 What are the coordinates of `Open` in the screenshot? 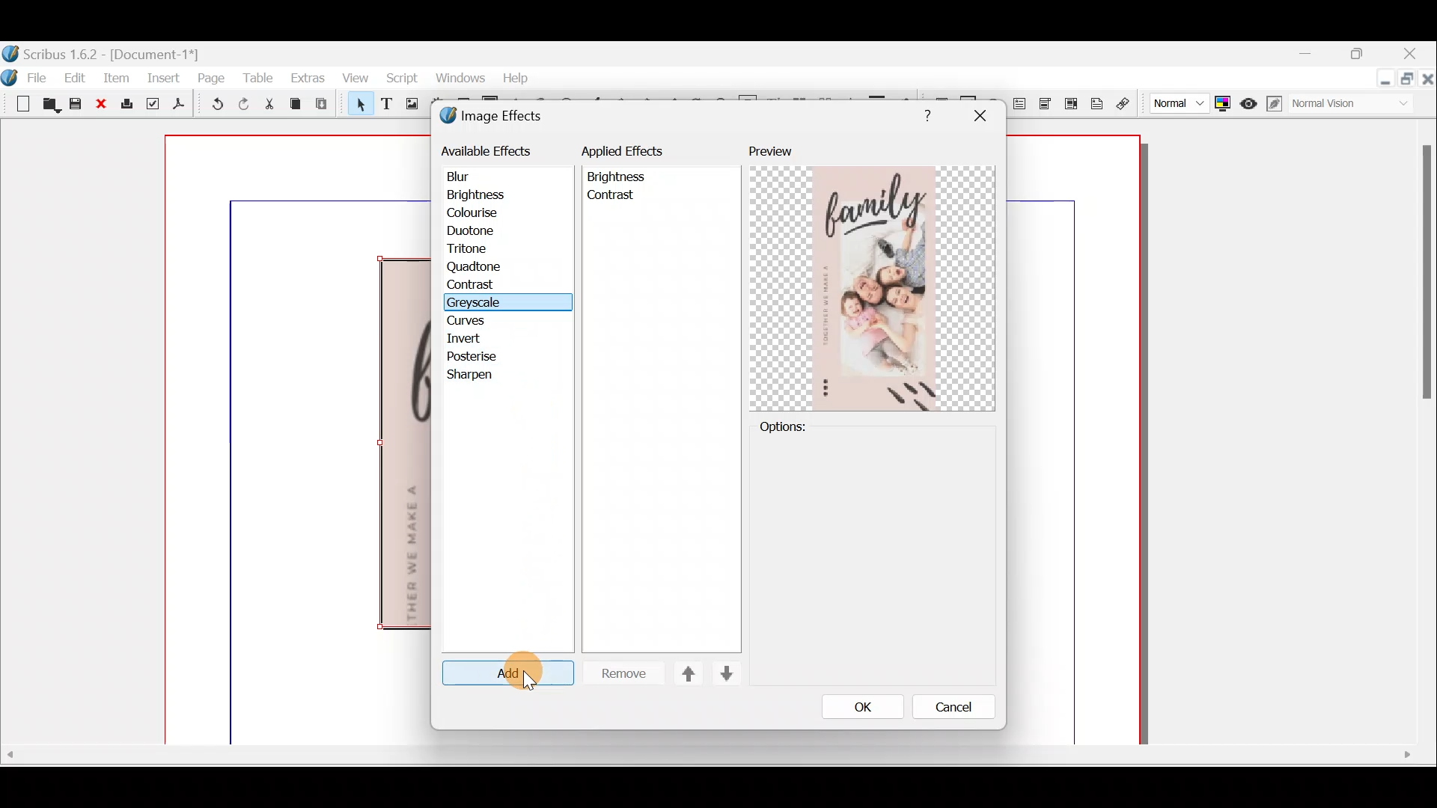 It's located at (47, 105).